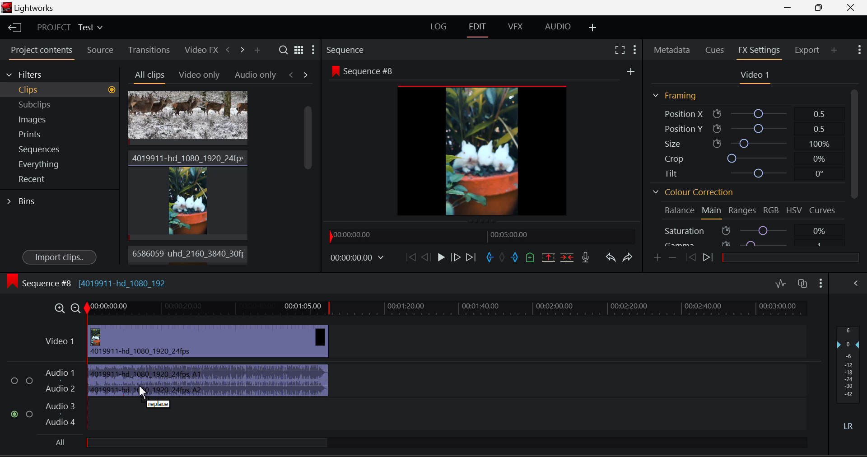 The image size is (867, 457). What do you see at coordinates (208, 359) in the screenshot?
I see `Audio & Video Aligned after DRAG_TO` at bounding box center [208, 359].